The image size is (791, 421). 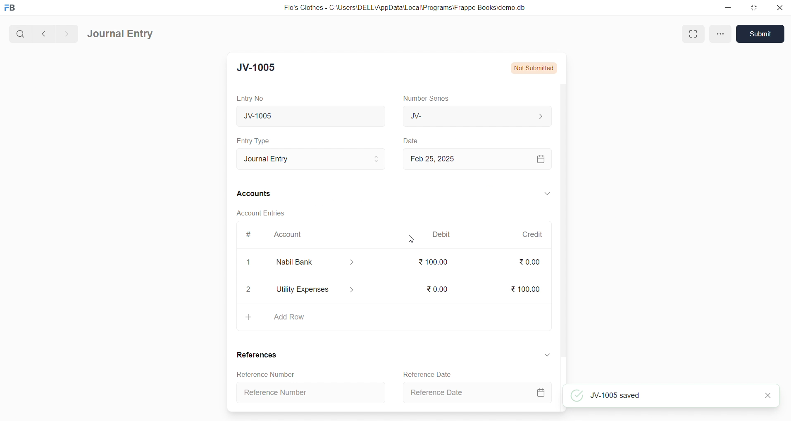 I want to click on Debit, so click(x=443, y=234).